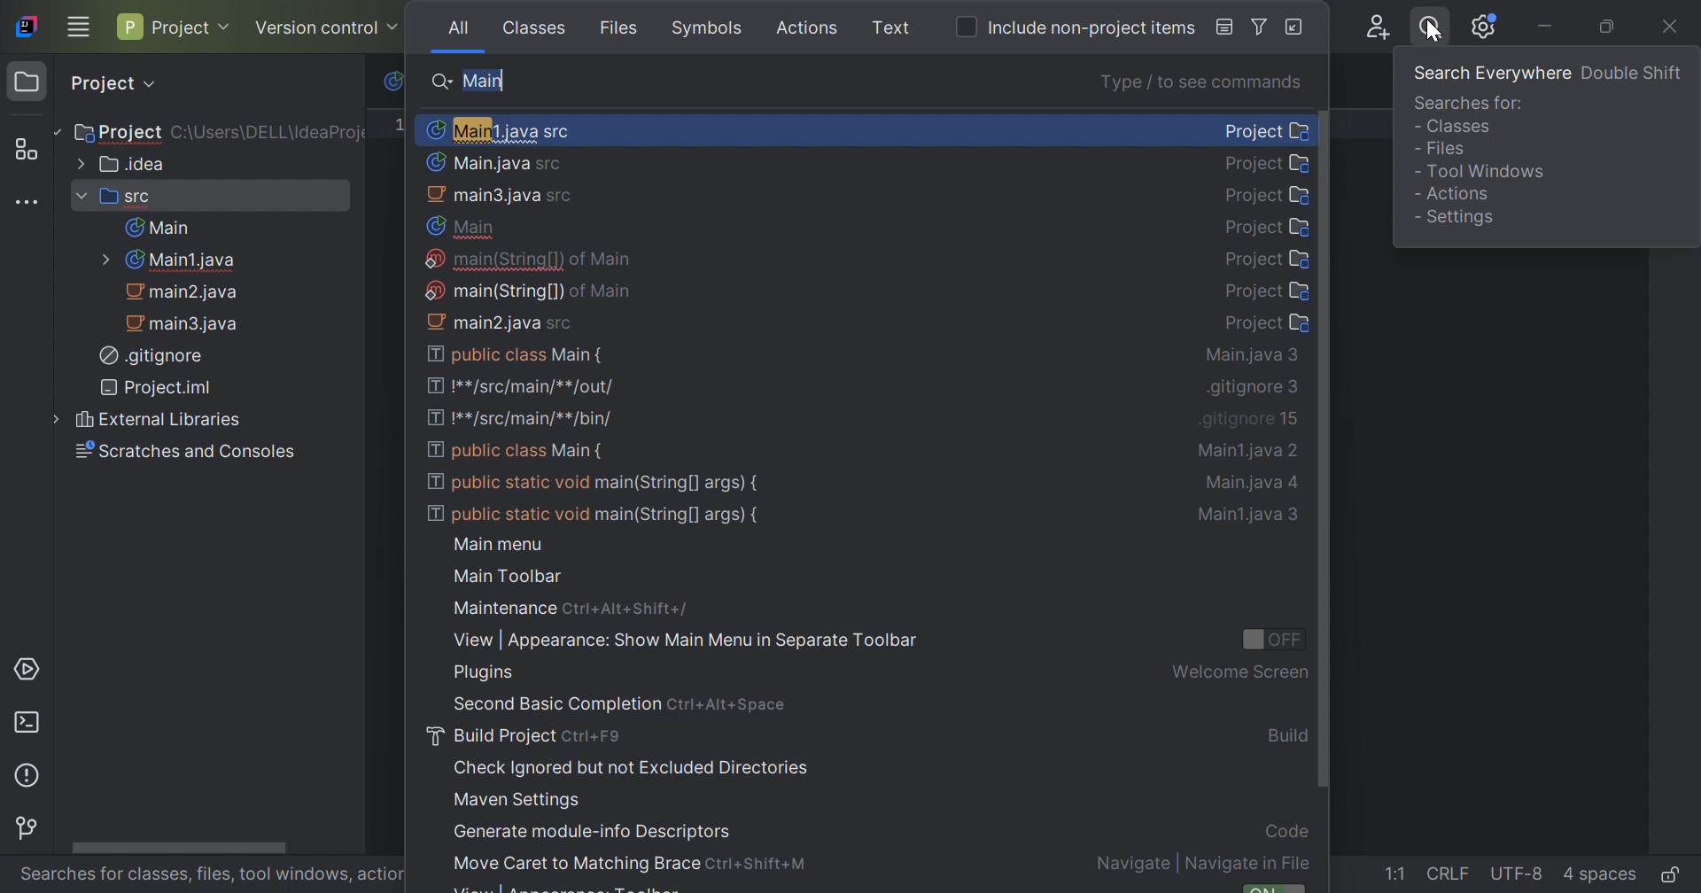 This screenshot has width=1701, height=893. What do you see at coordinates (557, 704) in the screenshot?
I see `Second Basic Completion` at bounding box center [557, 704].